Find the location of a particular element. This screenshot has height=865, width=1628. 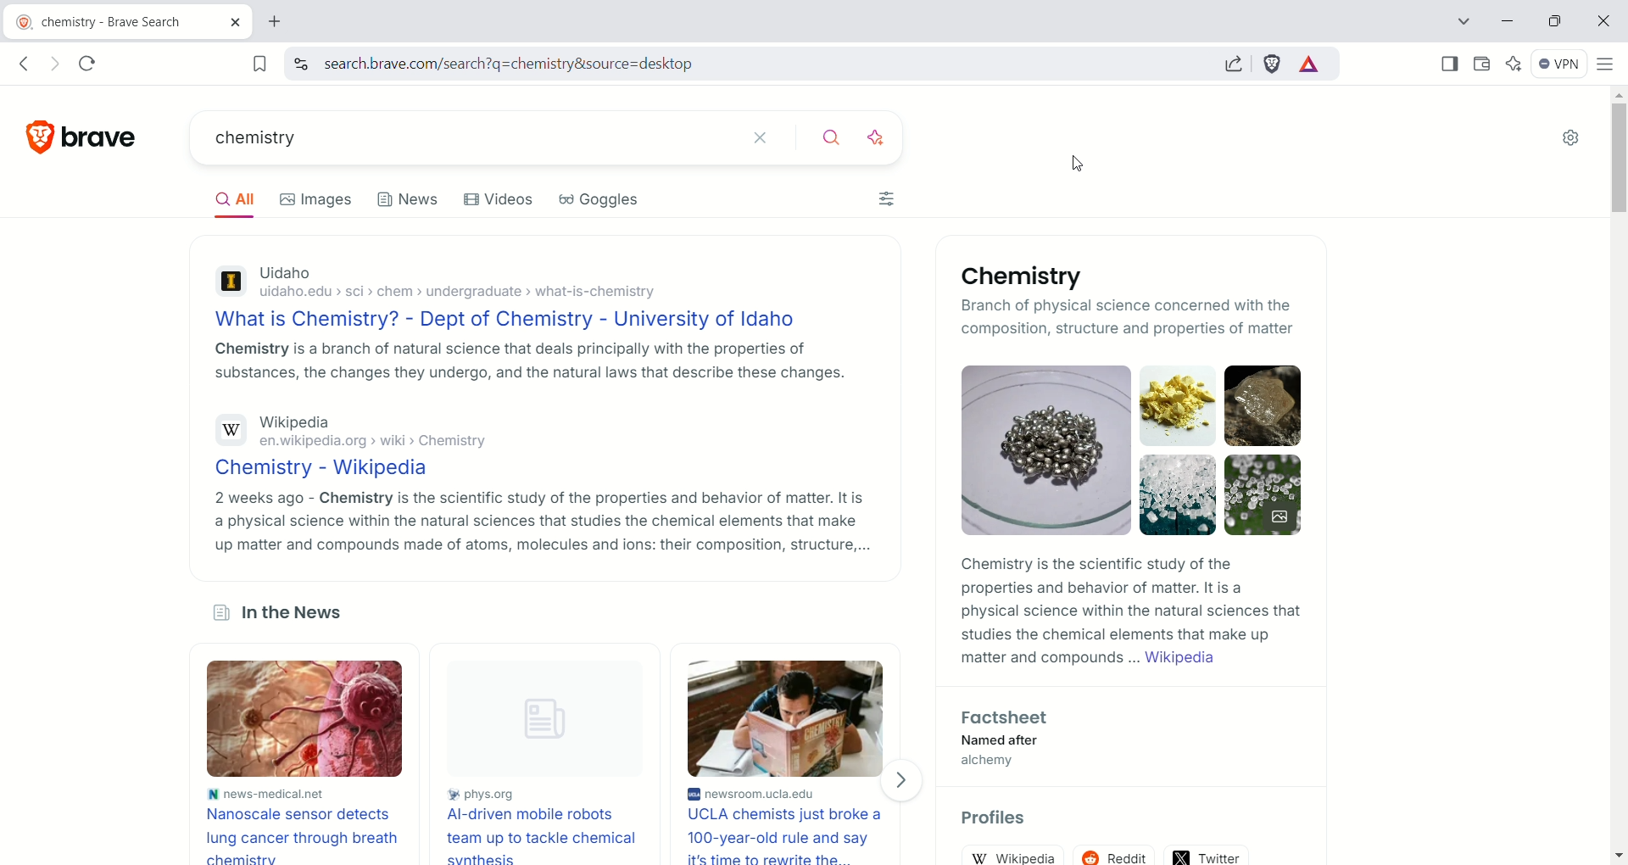

In the news is located at coordinates (287, 613).